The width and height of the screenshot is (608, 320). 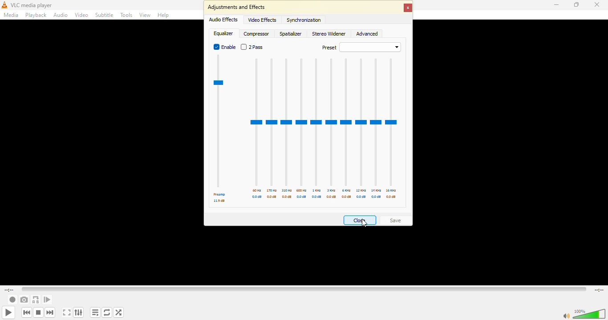 What do you see at coordinates (391, 197) in the screenshot?
I see `db` at bounding box center [391, 197].